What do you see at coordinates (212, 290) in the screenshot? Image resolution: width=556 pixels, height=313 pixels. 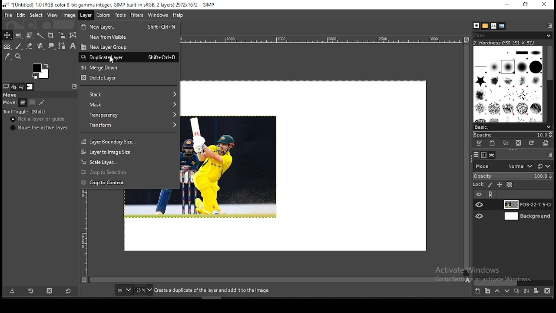 I see `text` at bounding box center [212, 290].